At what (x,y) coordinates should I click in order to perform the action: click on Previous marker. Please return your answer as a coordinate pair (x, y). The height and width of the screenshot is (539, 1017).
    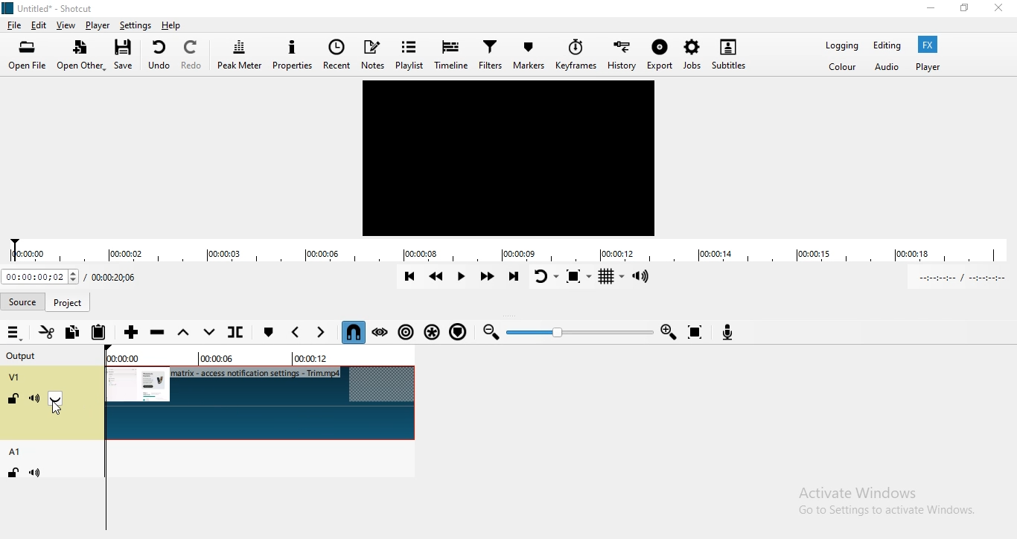
    Looking at the image, I should click on (296, 333).